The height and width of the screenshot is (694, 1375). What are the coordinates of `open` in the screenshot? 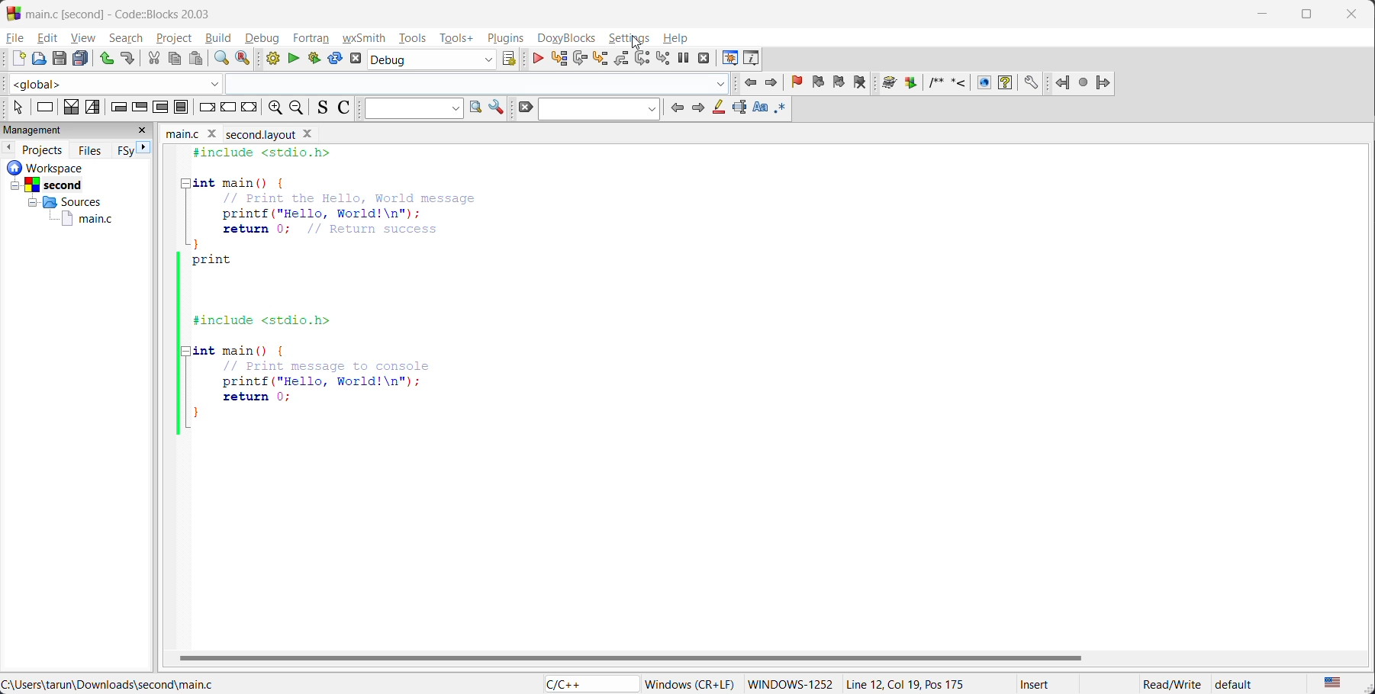 It's located at (41, 58).